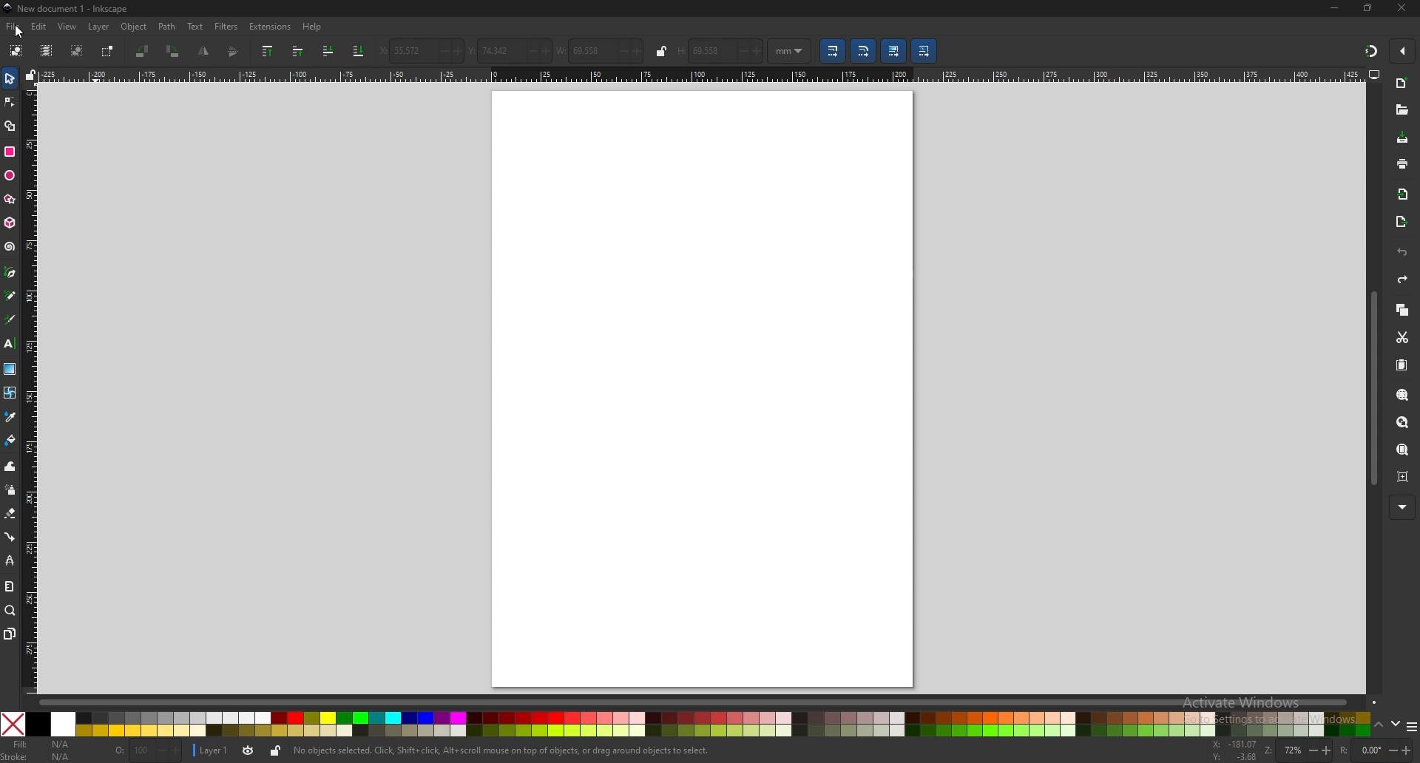 This screenshot has width=1420, height=763. I want to click on -, so click(741, 52).